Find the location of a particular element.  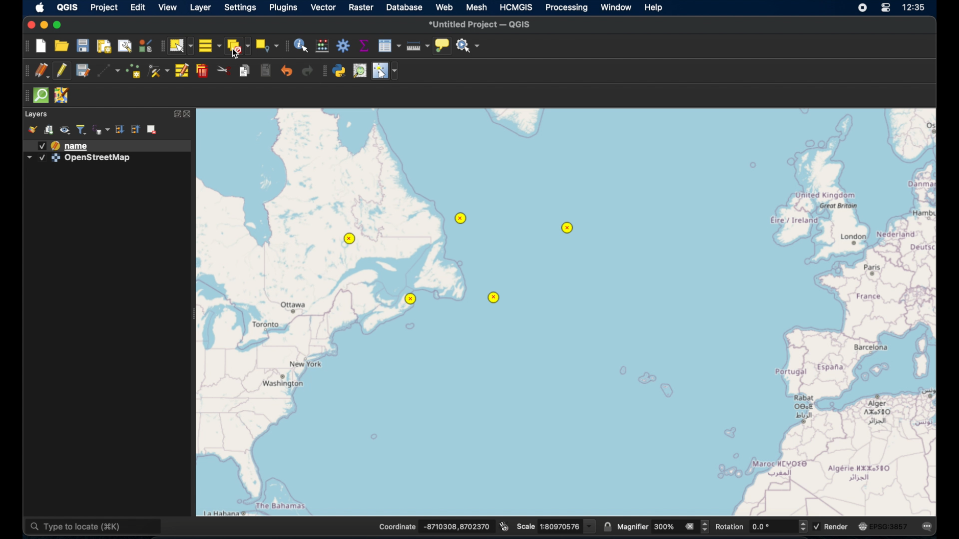

minimize is located at coordinates (44, 25).